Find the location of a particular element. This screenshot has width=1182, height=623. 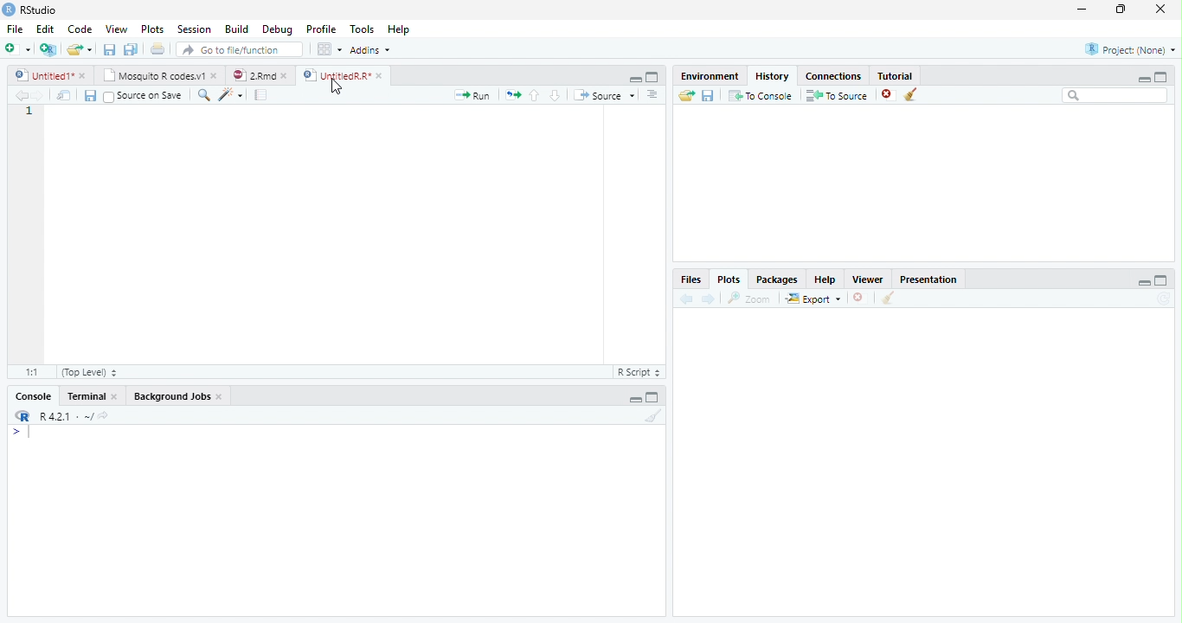

UntitiledR.R is located at coordinates (346, 74).